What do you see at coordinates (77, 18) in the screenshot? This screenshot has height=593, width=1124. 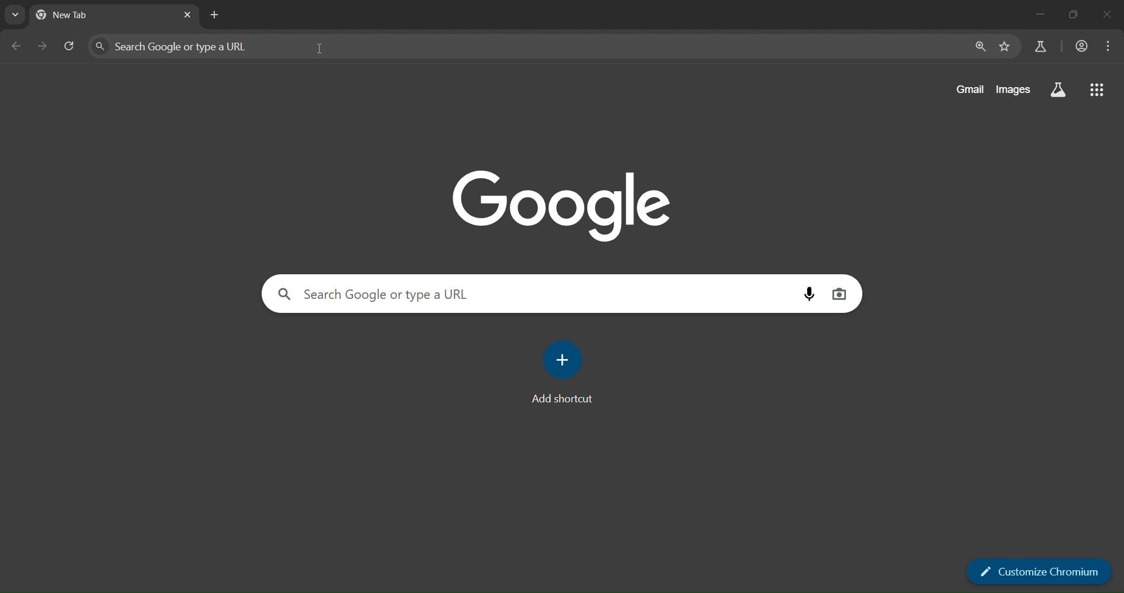 I see `New Tab` at bounding box center [77, 18].